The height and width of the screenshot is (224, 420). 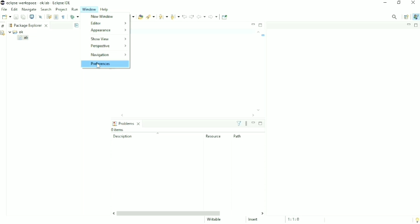 I want to click on Filters, so click(x=239, y=124).